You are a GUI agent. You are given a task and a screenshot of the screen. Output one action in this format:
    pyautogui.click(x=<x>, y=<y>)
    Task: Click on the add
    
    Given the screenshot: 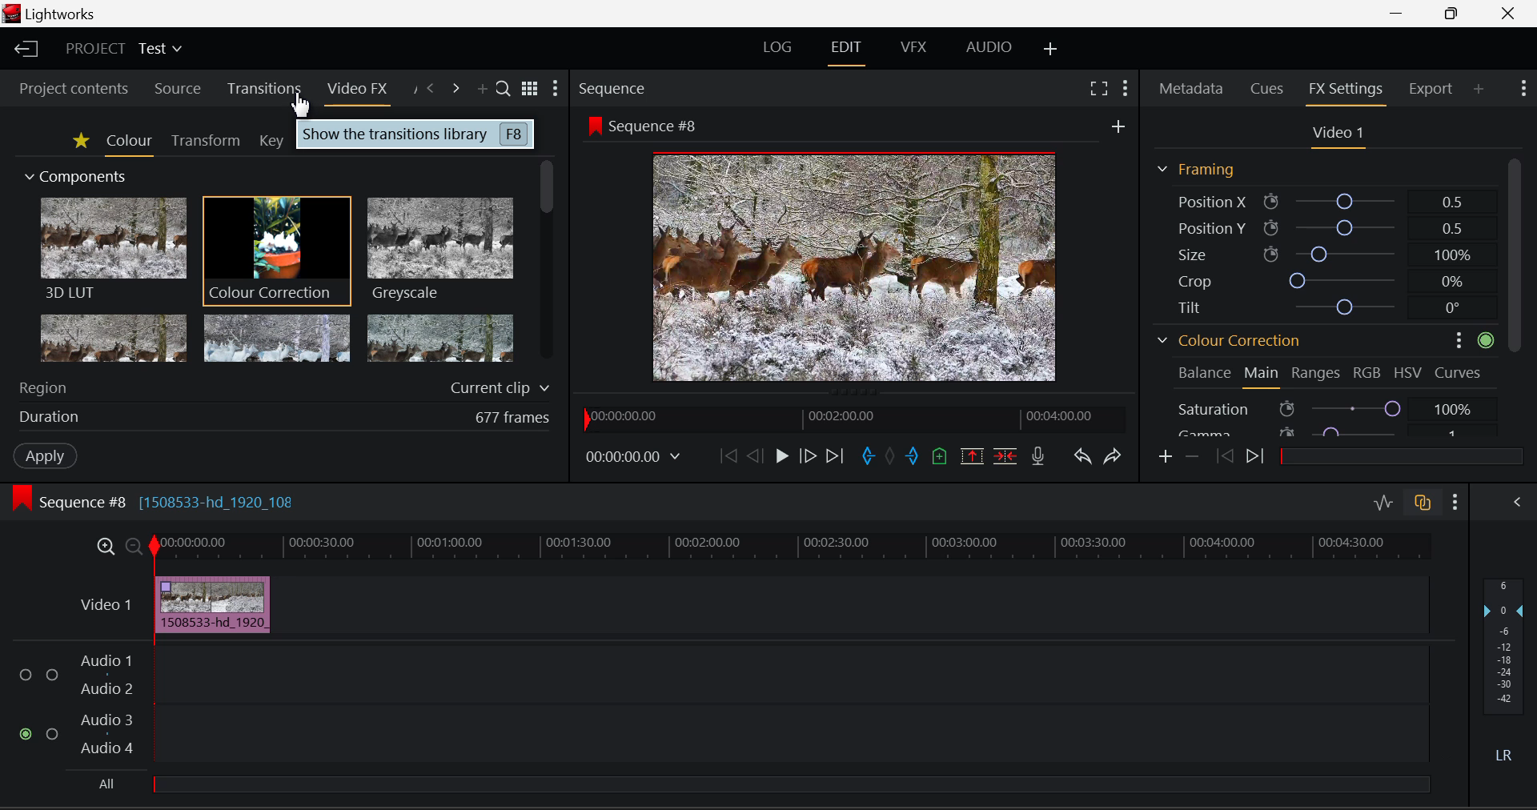 What is the action you would take?
    pyautogui.click(x=1118, y=123)
    